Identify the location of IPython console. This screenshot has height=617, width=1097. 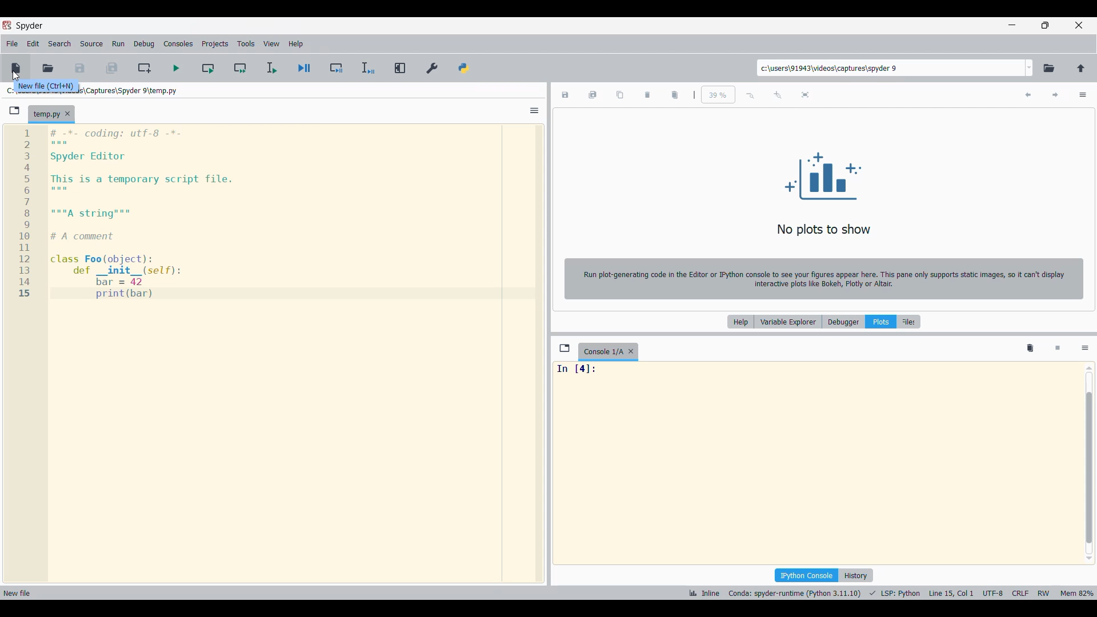
(806, 575).